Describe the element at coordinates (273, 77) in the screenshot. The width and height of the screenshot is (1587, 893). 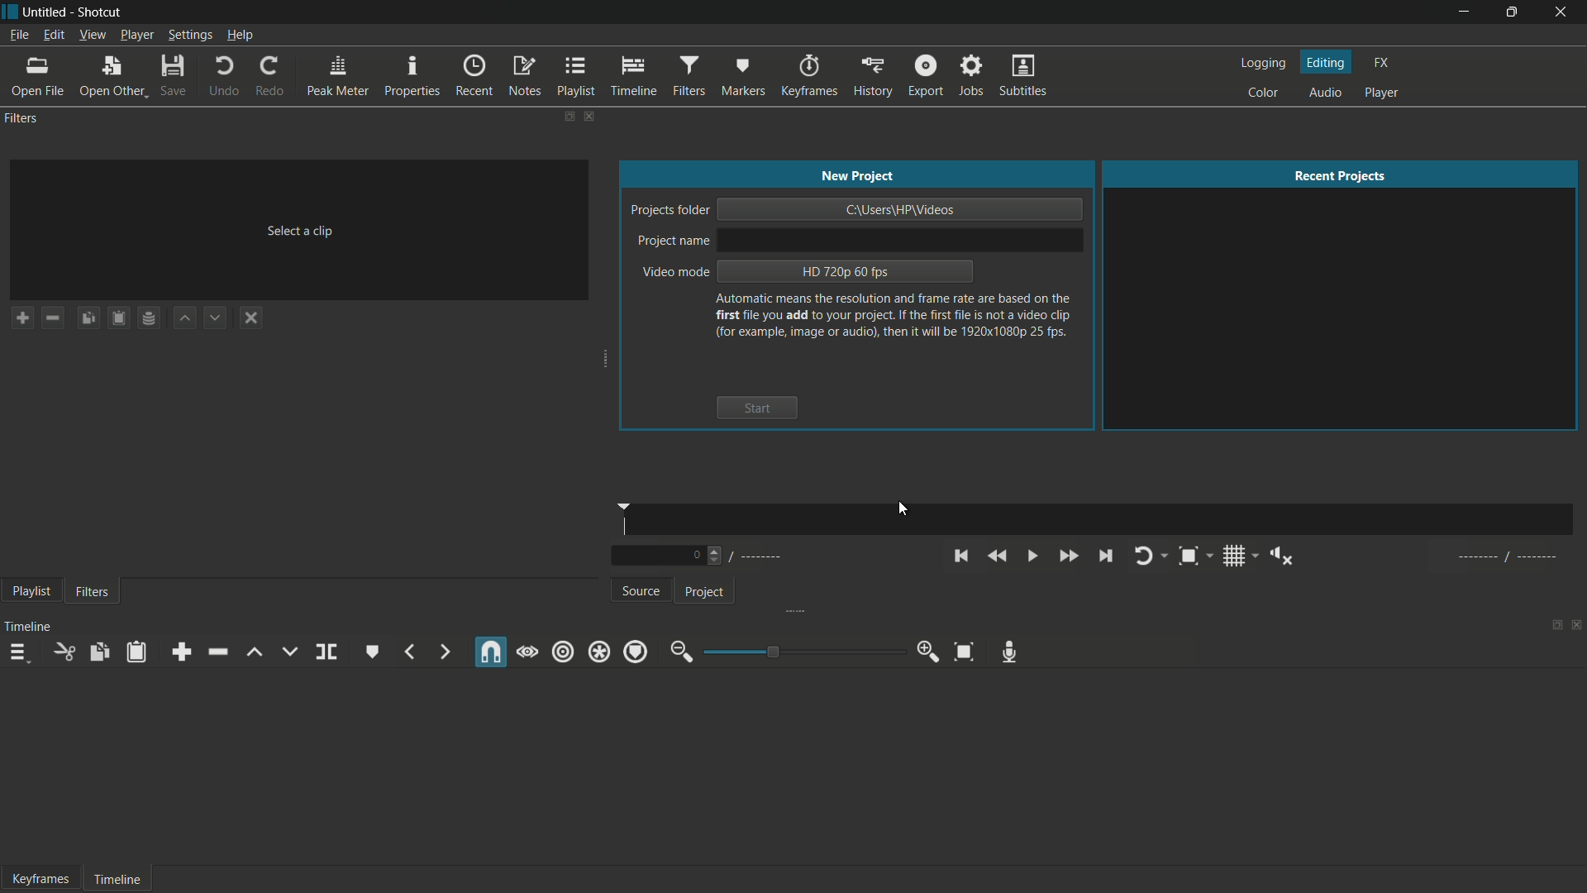
I see `redo` at that location.